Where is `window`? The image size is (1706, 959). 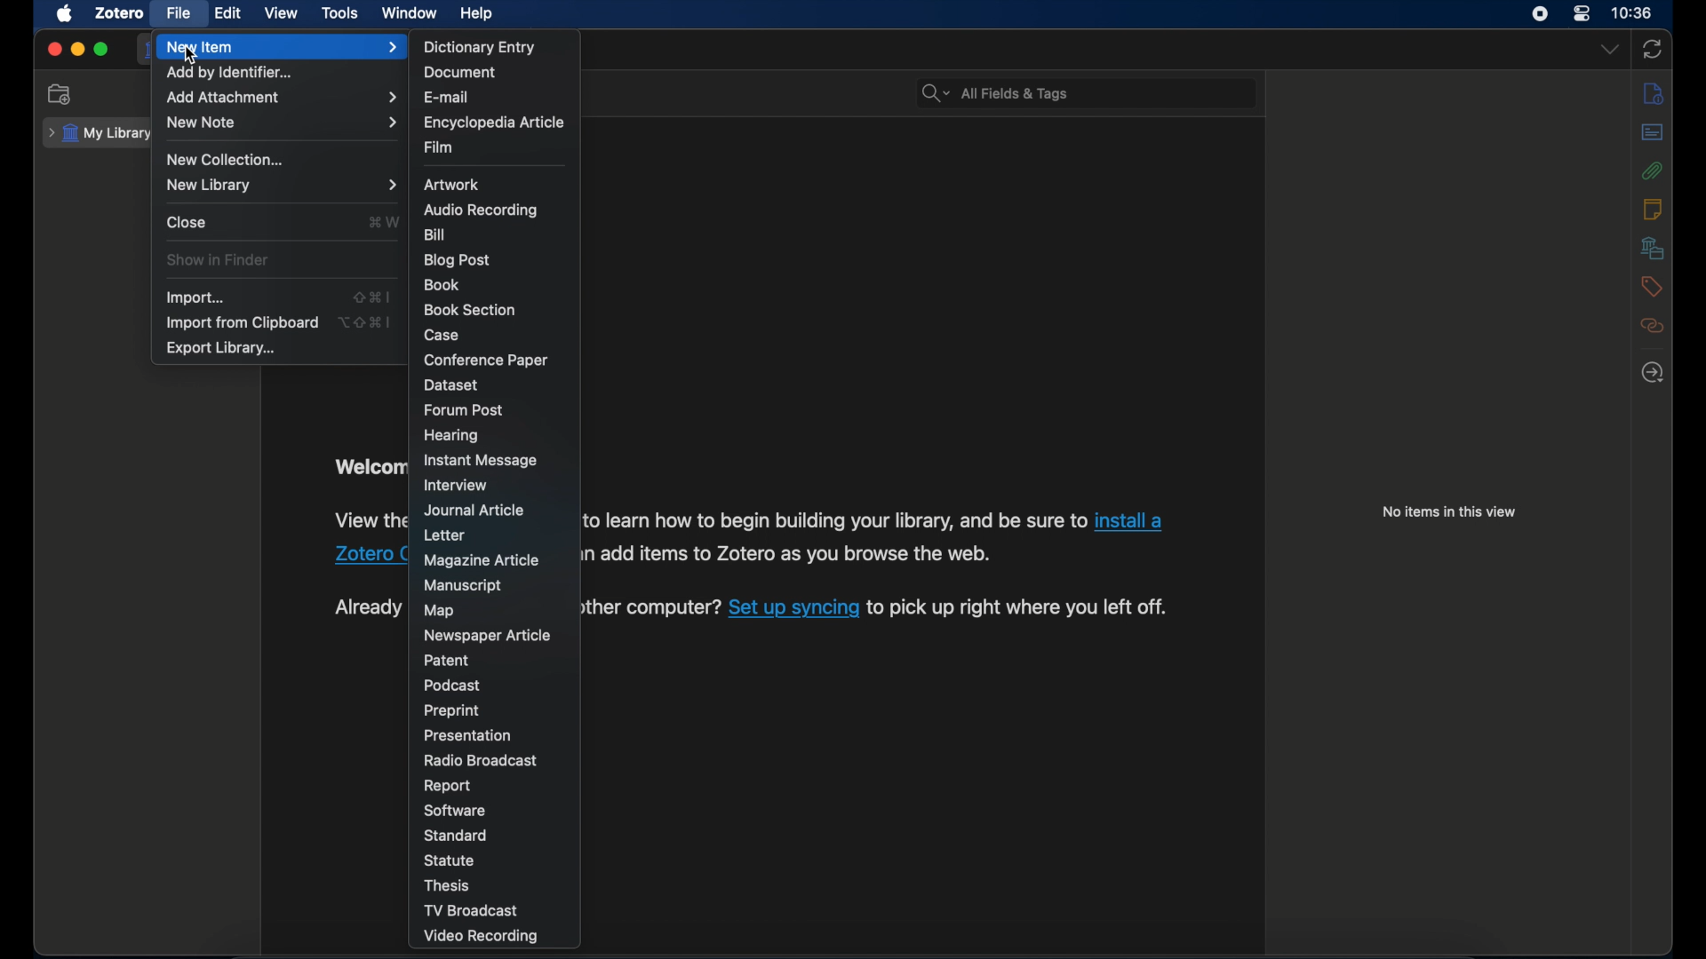
window is located at coordinates (410, 13).